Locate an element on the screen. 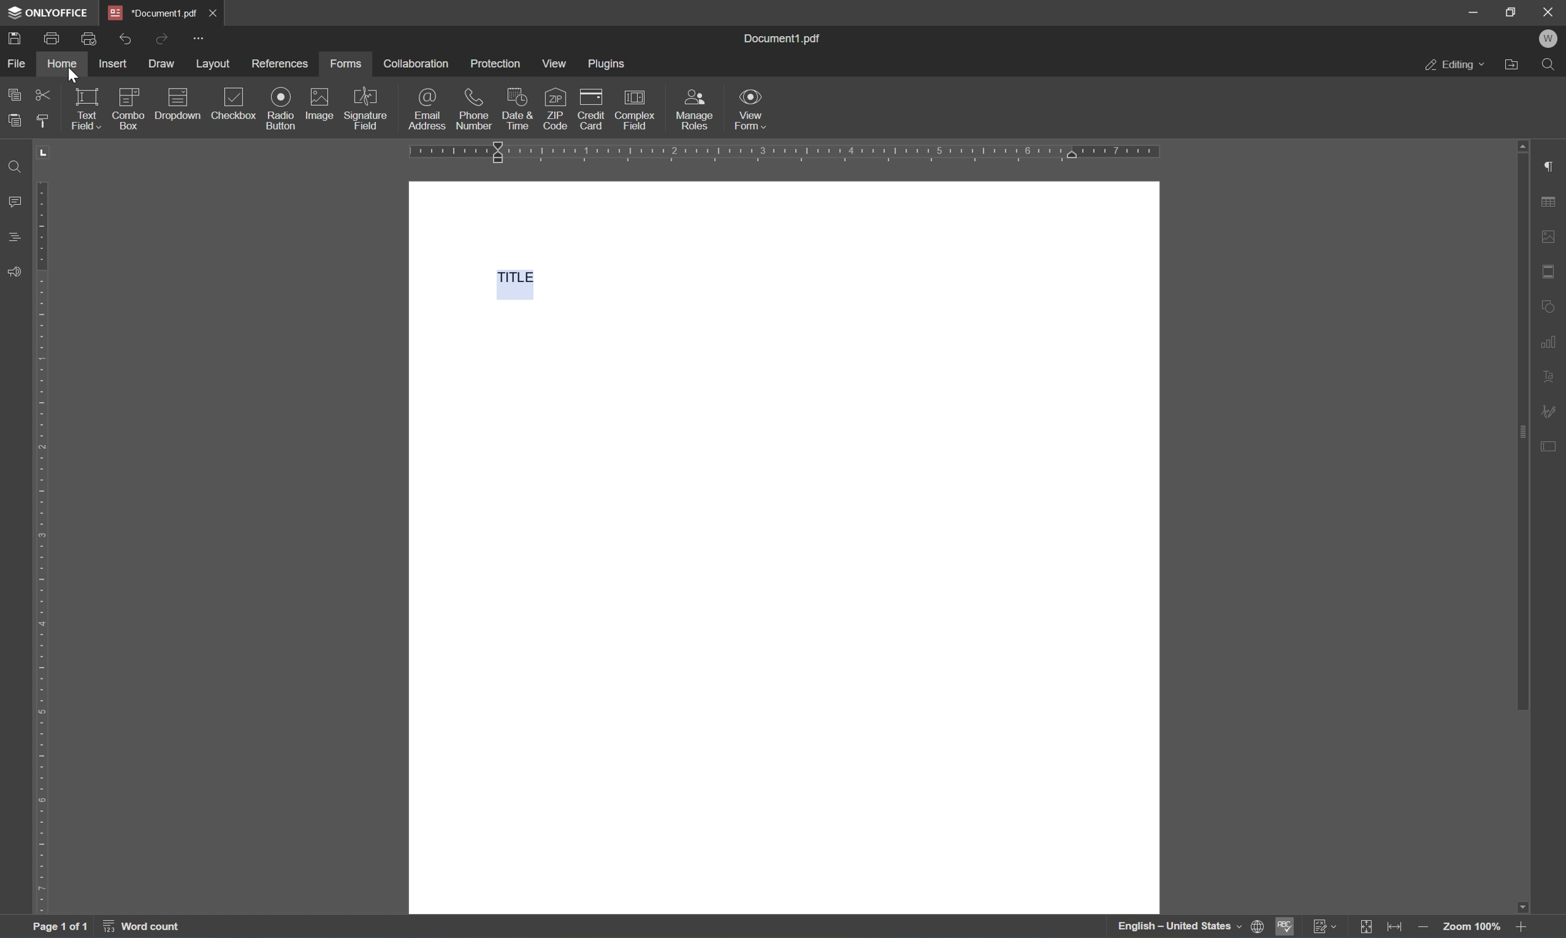  protection is located at coordinates (496, 63).